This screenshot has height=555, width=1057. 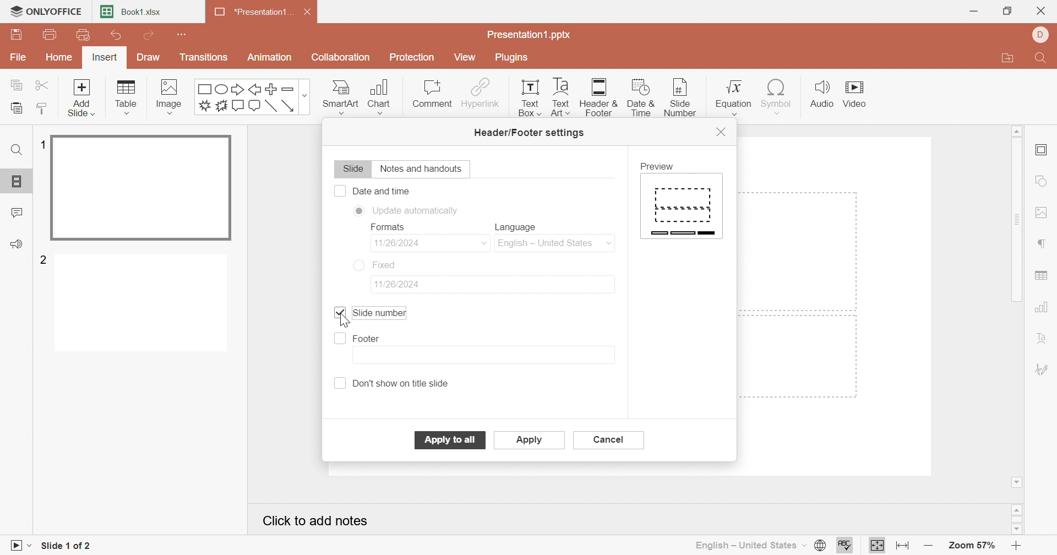 What do you see at coordinates (530, 441) in the screenshot?
I see `Apply` at bounding box center [530, 441].